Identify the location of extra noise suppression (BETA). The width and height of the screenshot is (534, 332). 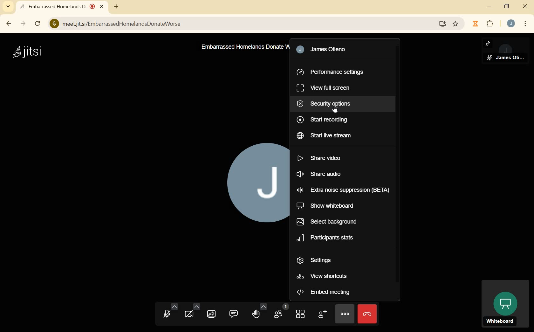
(344, 191).